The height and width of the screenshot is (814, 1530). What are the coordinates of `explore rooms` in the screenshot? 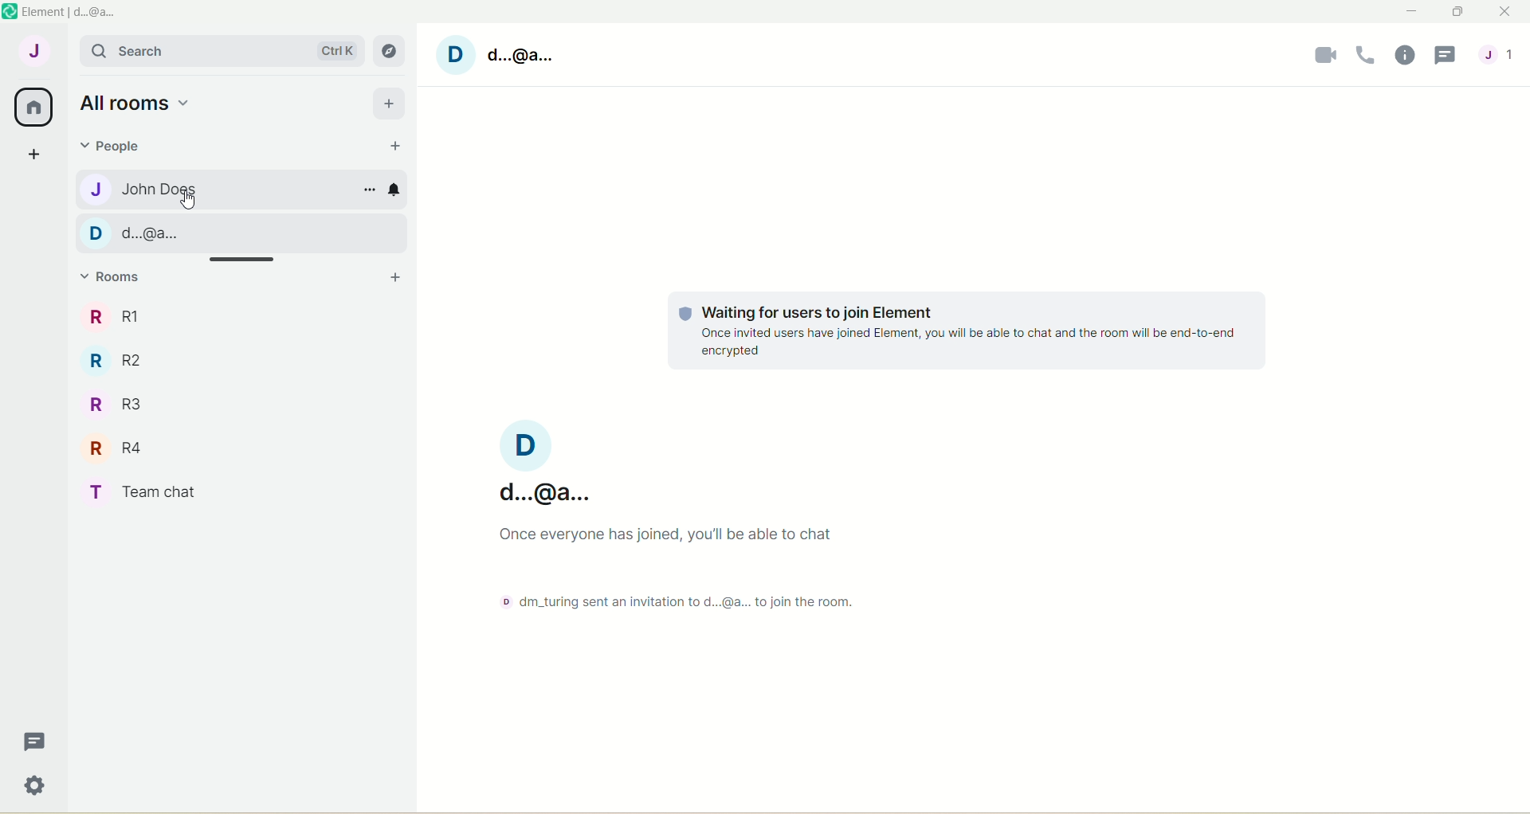 It's located at (390, 50).